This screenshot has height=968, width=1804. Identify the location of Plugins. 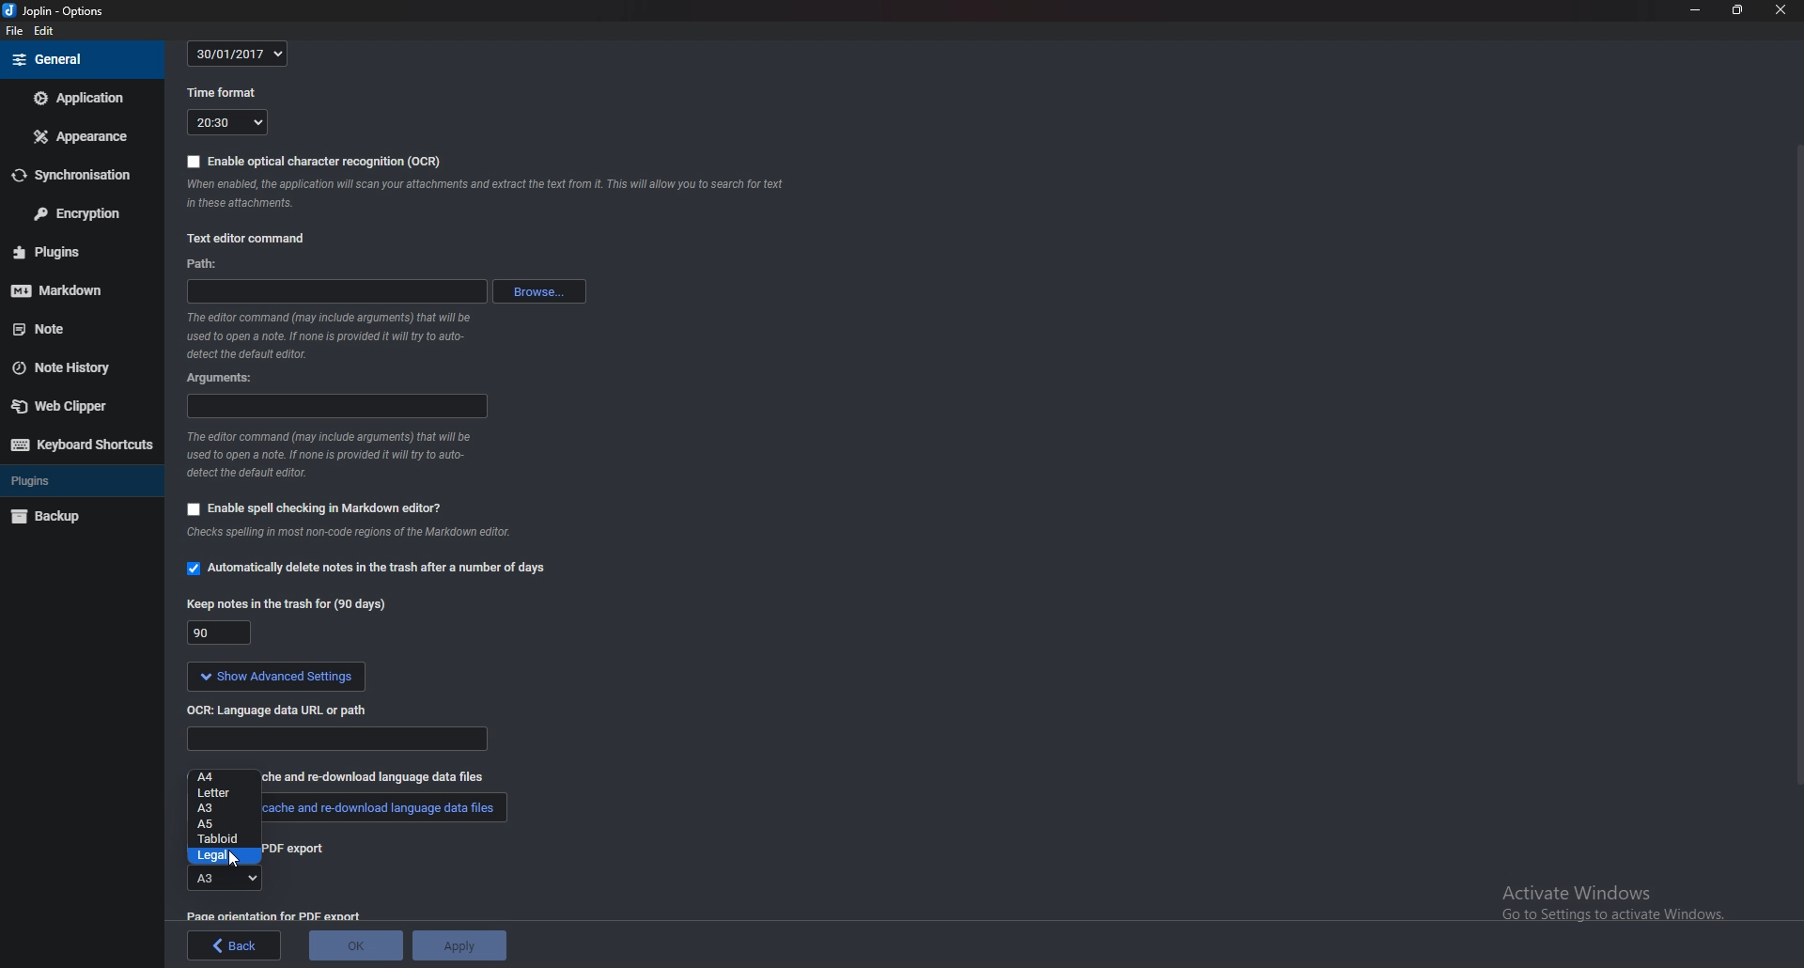
(79, 480).